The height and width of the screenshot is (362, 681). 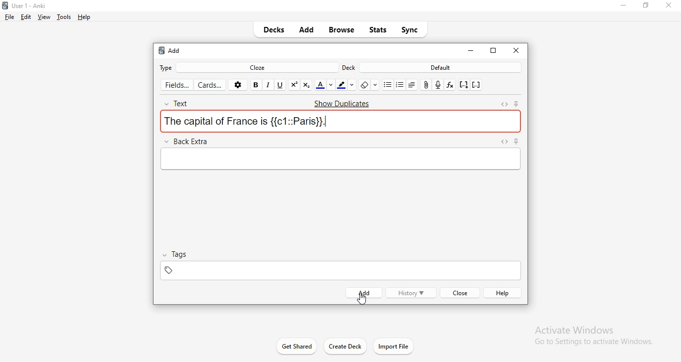 I want to click on font color, so click(x=347, y=84).